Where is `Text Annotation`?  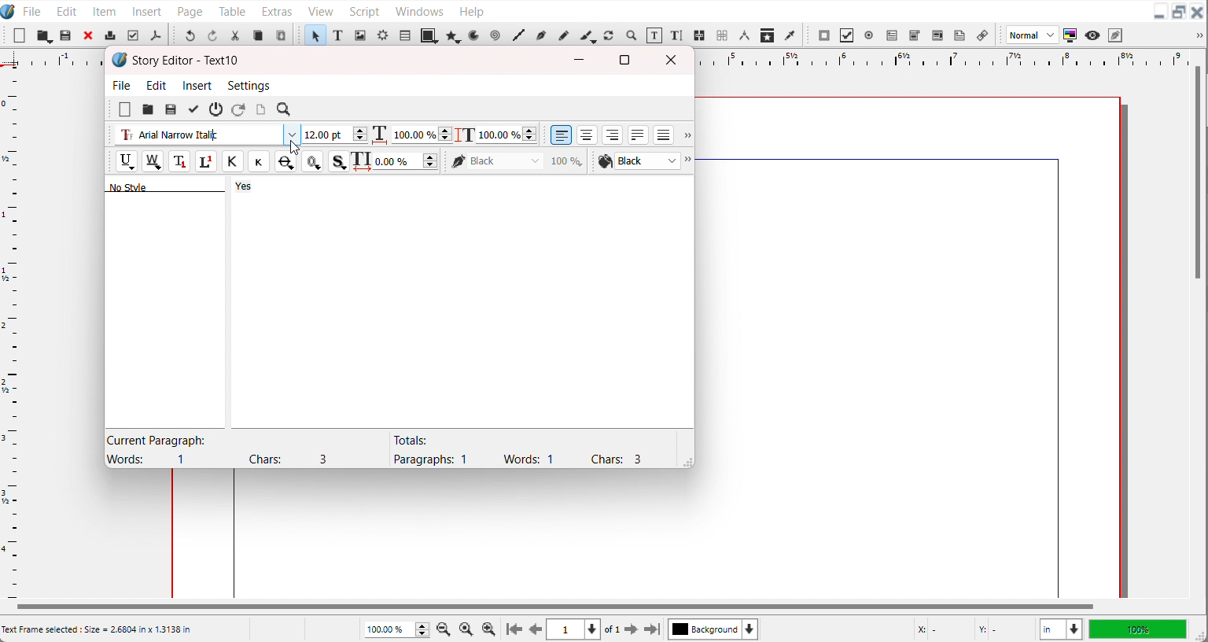
Text Annotation is located at coordinates (959, 35).